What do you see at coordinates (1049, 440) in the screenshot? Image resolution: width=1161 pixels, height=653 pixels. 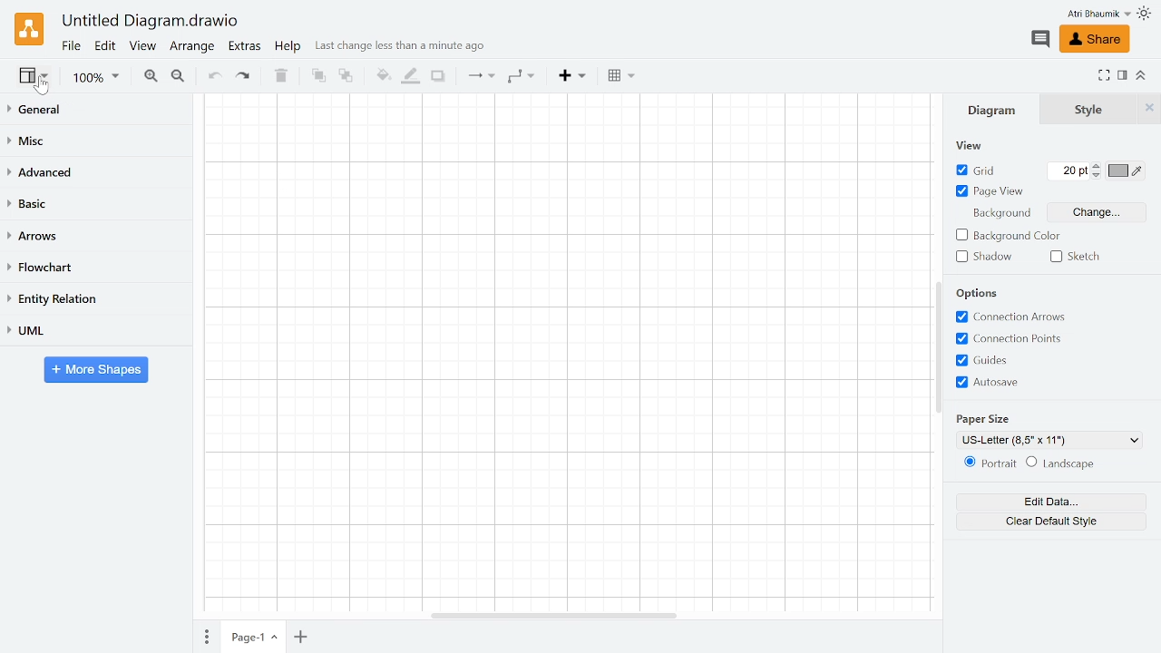 I see `Current paper size` at bounding box center [1049, 440].